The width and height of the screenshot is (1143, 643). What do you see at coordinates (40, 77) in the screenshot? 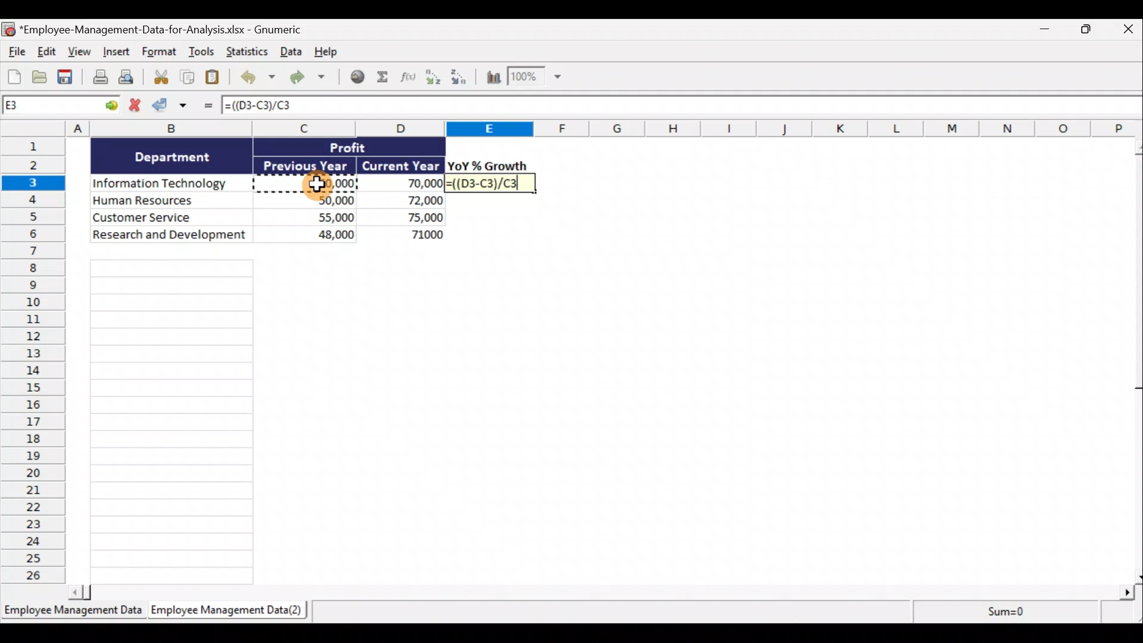
I see `Open a file` at bounding box center [40, 77].